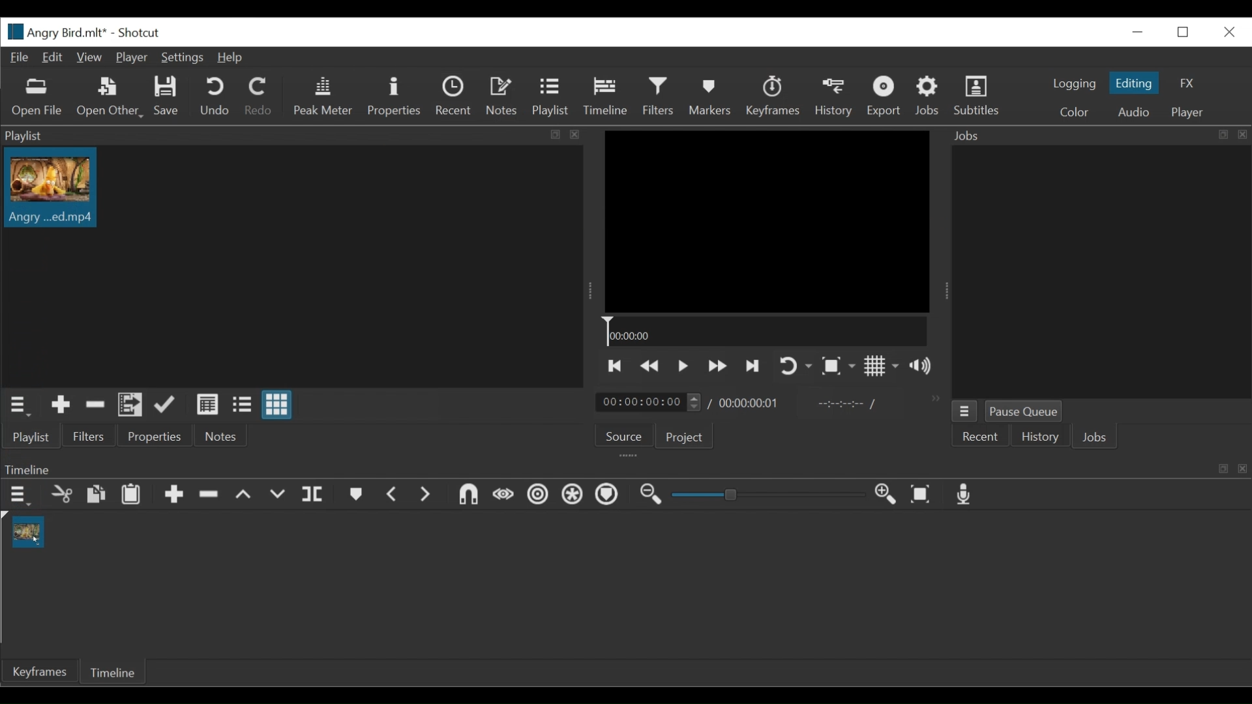  I want to click on Shotcut, so click(138, 33).